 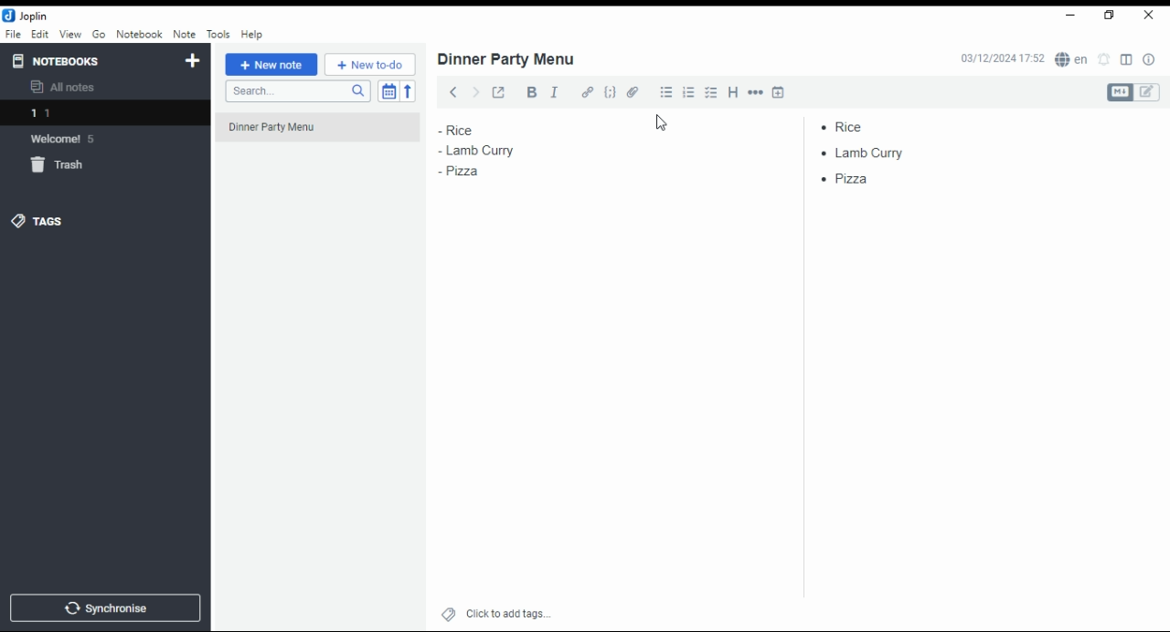 What do you see at coordinates (193, 61) in the screenshot?
I see `new notebook` at bounding box center [193, 61].